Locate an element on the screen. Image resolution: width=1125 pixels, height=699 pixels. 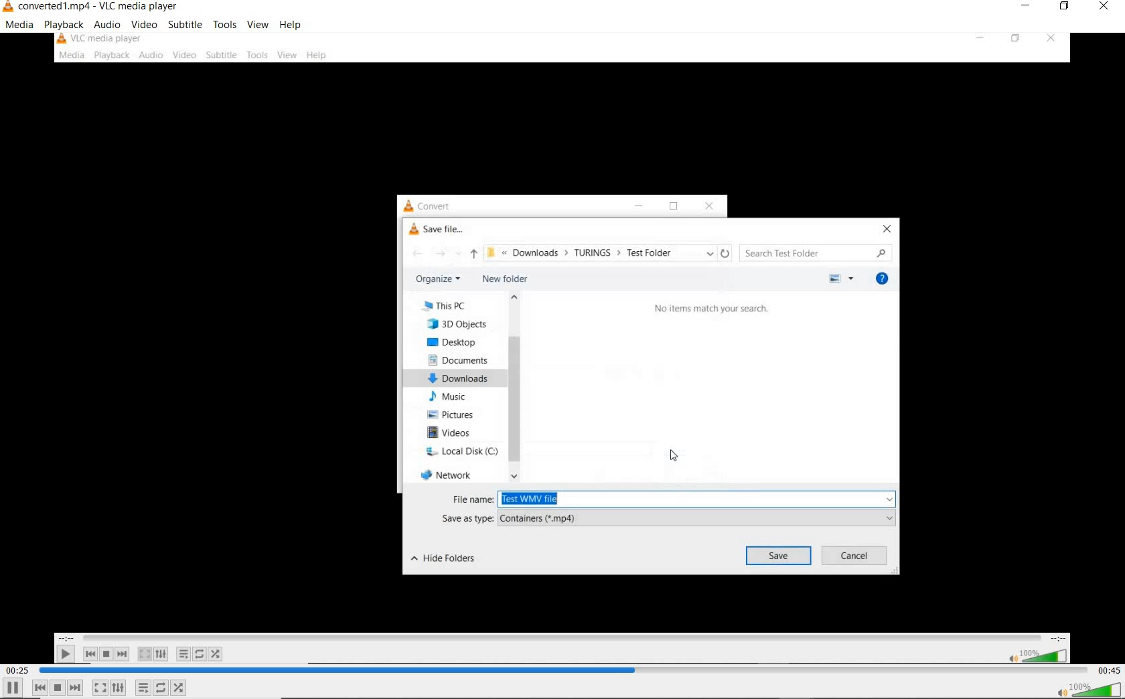
volume button is located at coordinates (1089, 690).